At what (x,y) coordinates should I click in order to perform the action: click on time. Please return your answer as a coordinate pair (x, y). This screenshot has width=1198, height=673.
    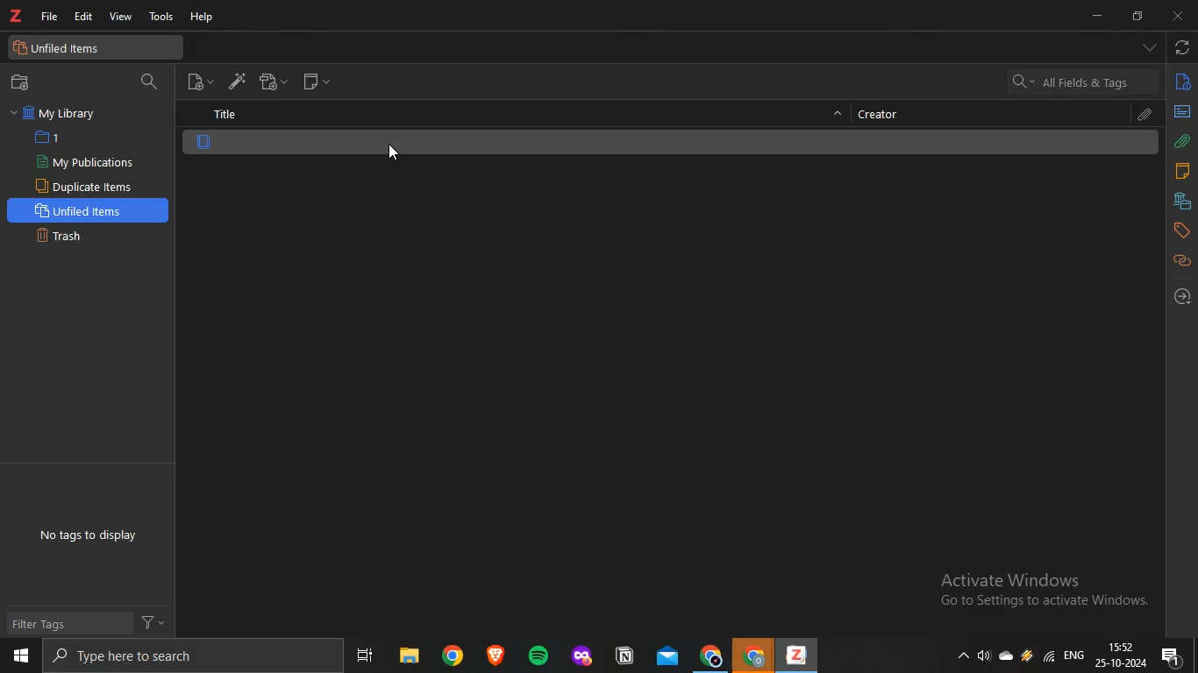
    Looking at the image, I should click on (1122, 646).